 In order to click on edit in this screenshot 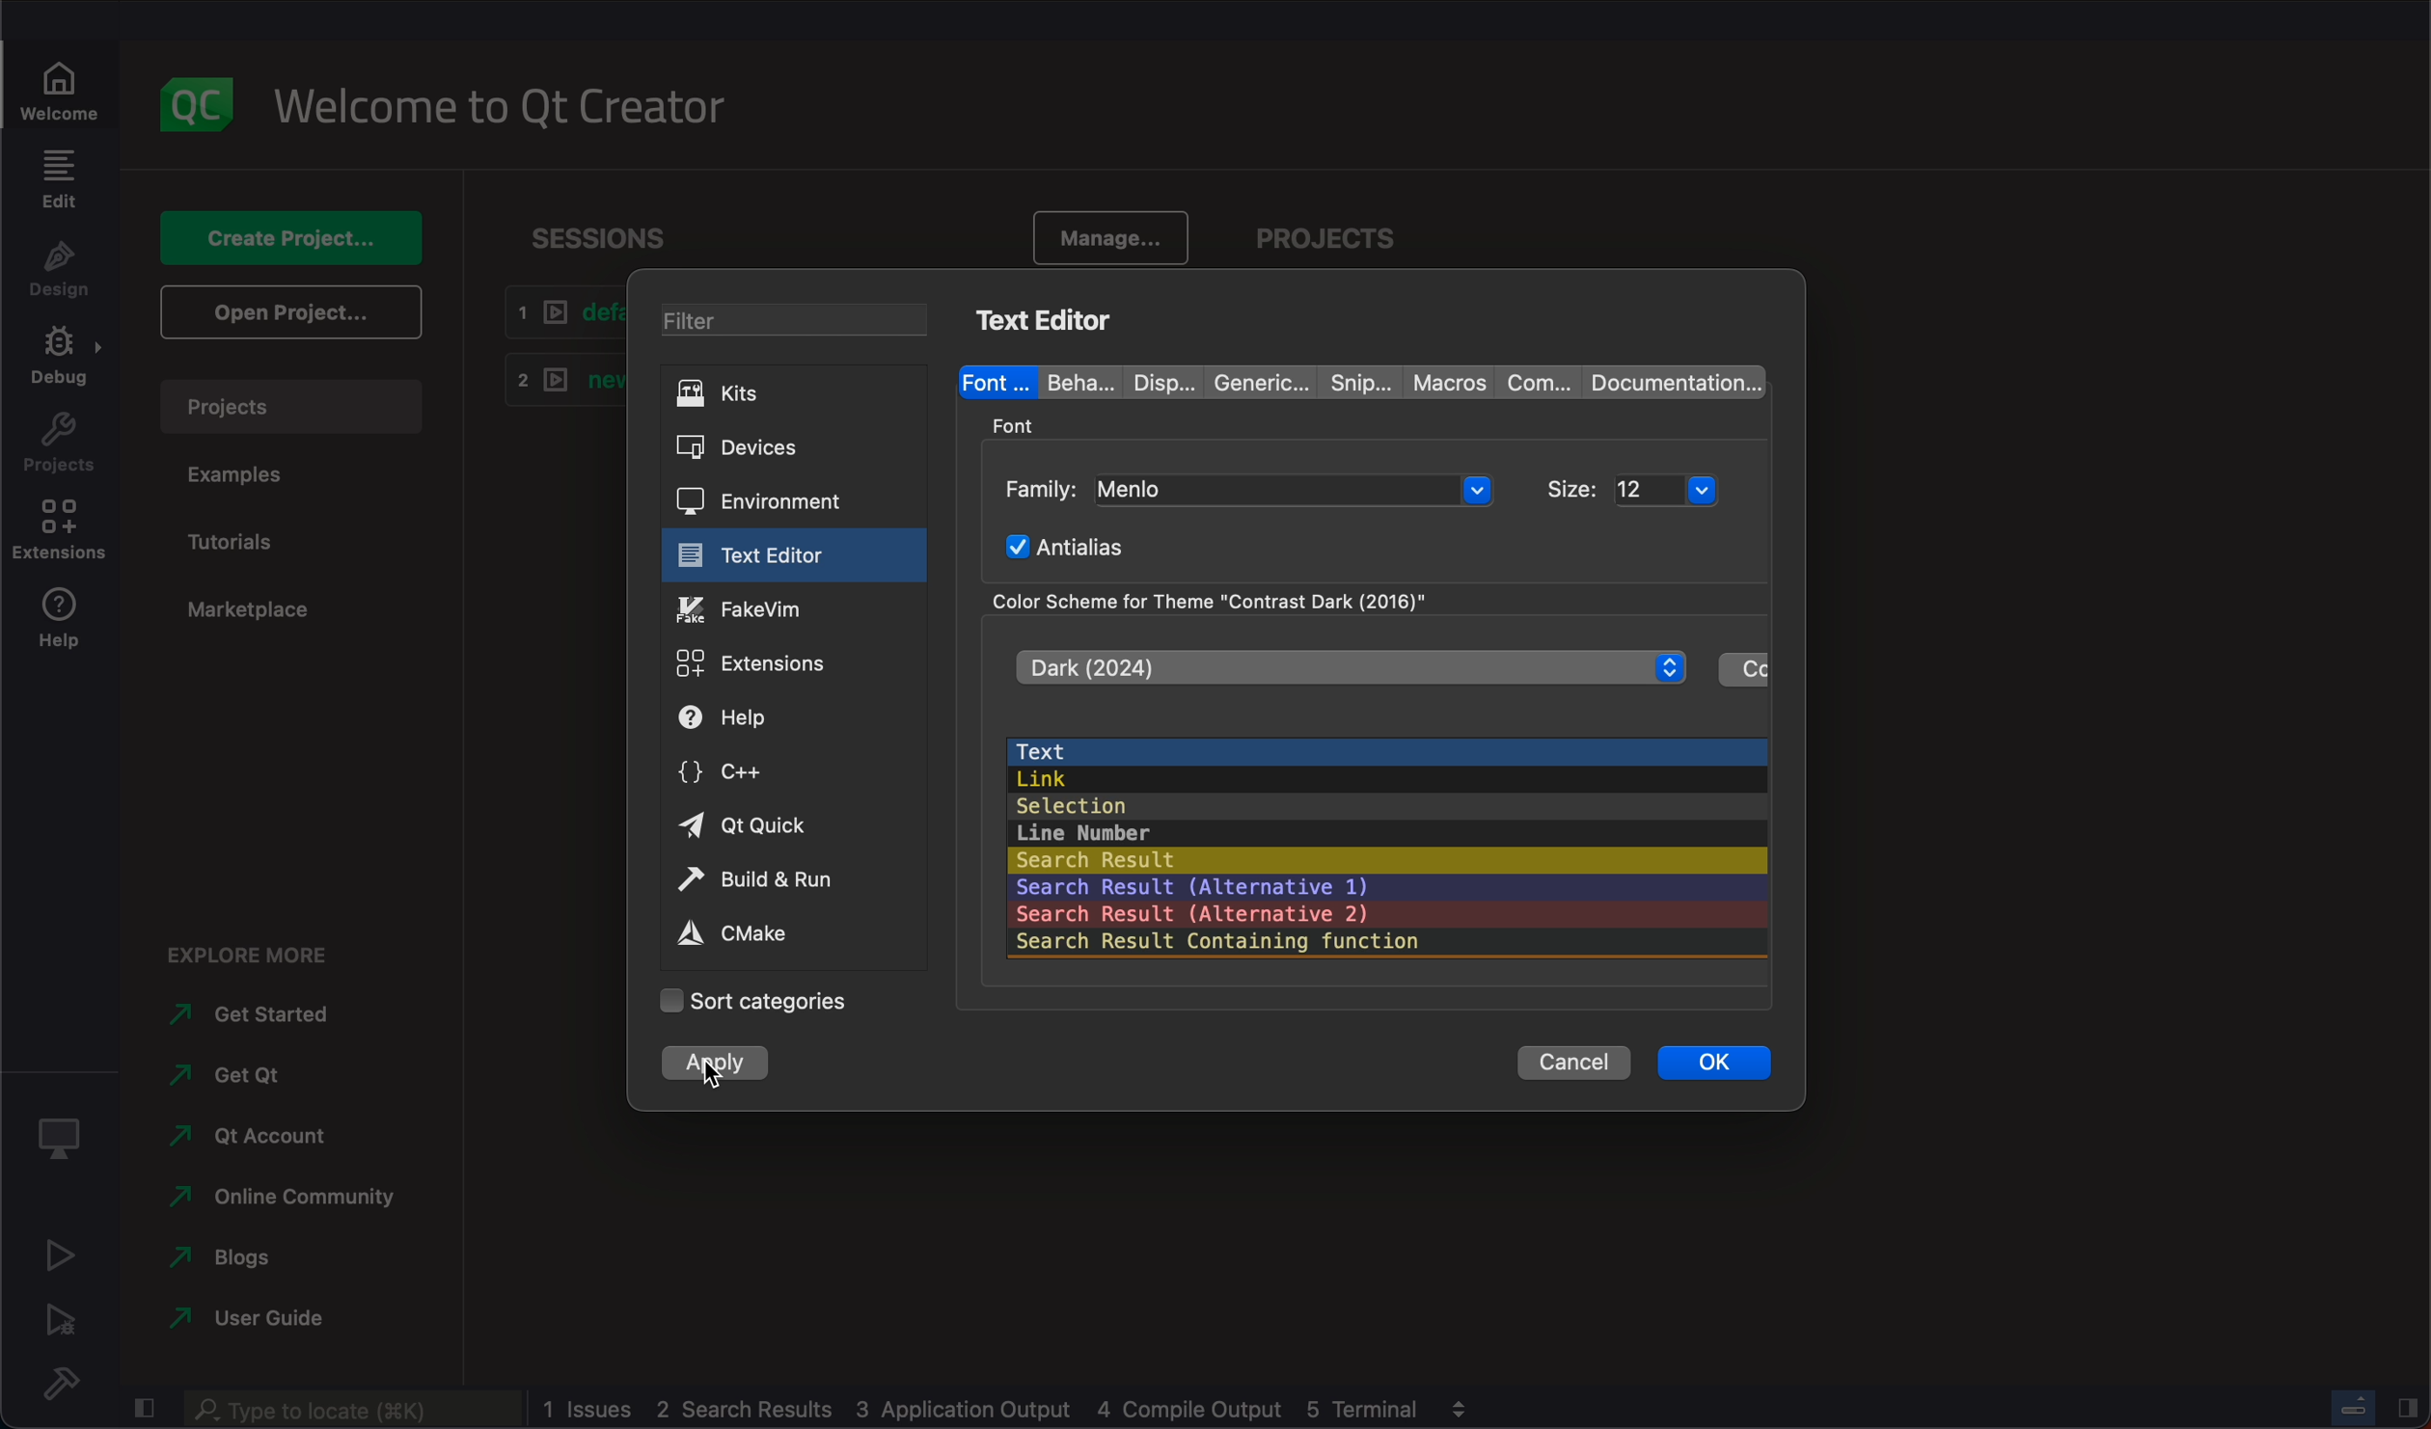, I will do `click(58, 180)`.